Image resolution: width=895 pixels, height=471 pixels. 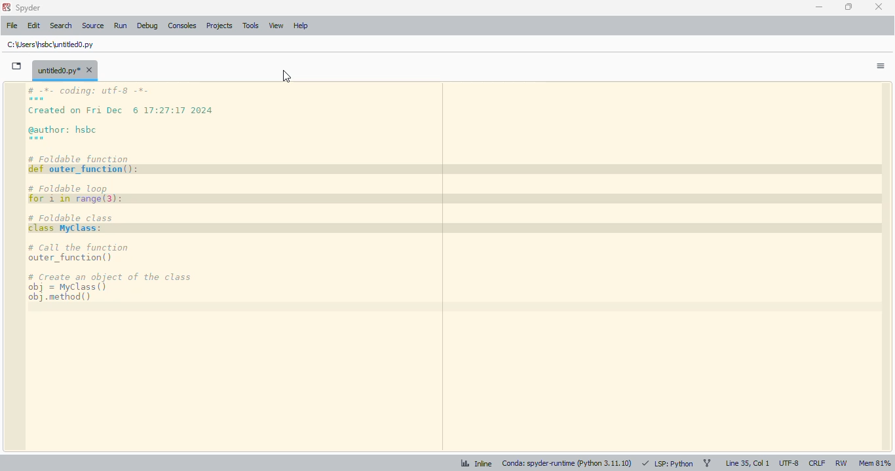 What do you see at coordinates (33, 26) in the screenshot?
I see `edit` at bounding box center [33, 26].